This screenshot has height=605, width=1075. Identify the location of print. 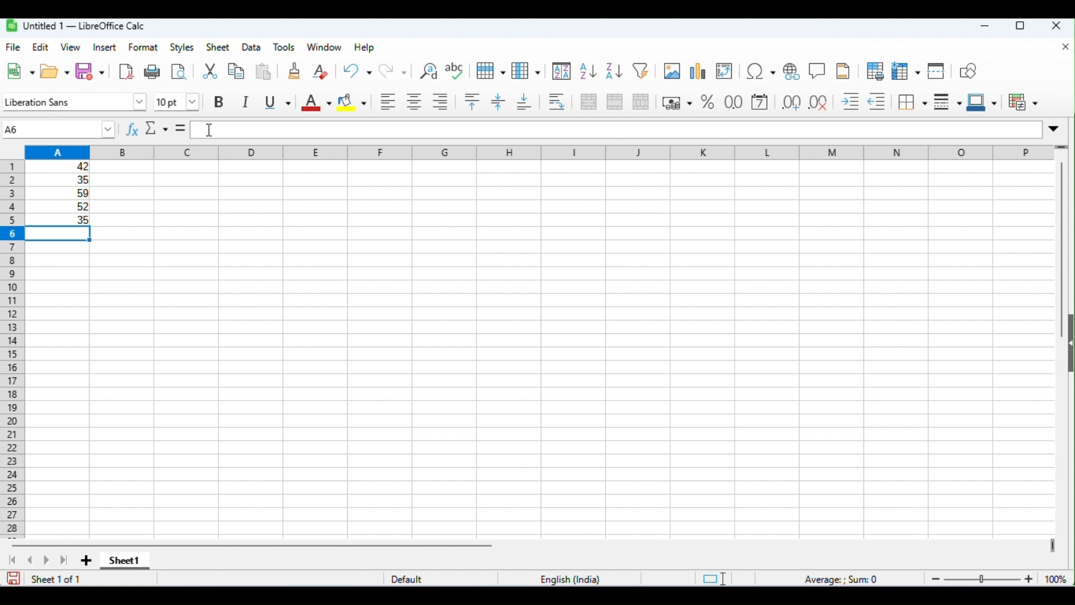
(151, 72).